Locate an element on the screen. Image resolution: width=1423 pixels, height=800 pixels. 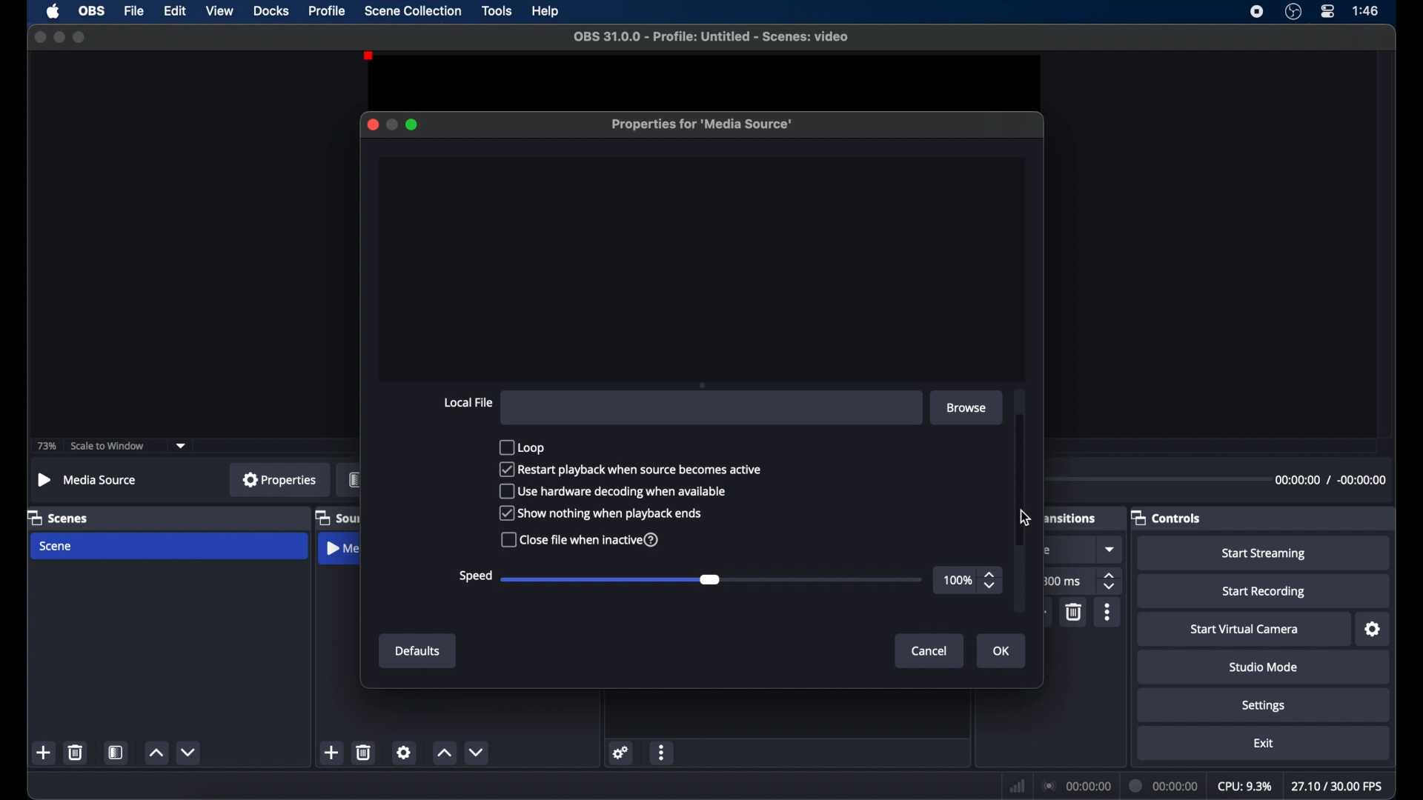
obscure label is located at coordinates (354, 479).